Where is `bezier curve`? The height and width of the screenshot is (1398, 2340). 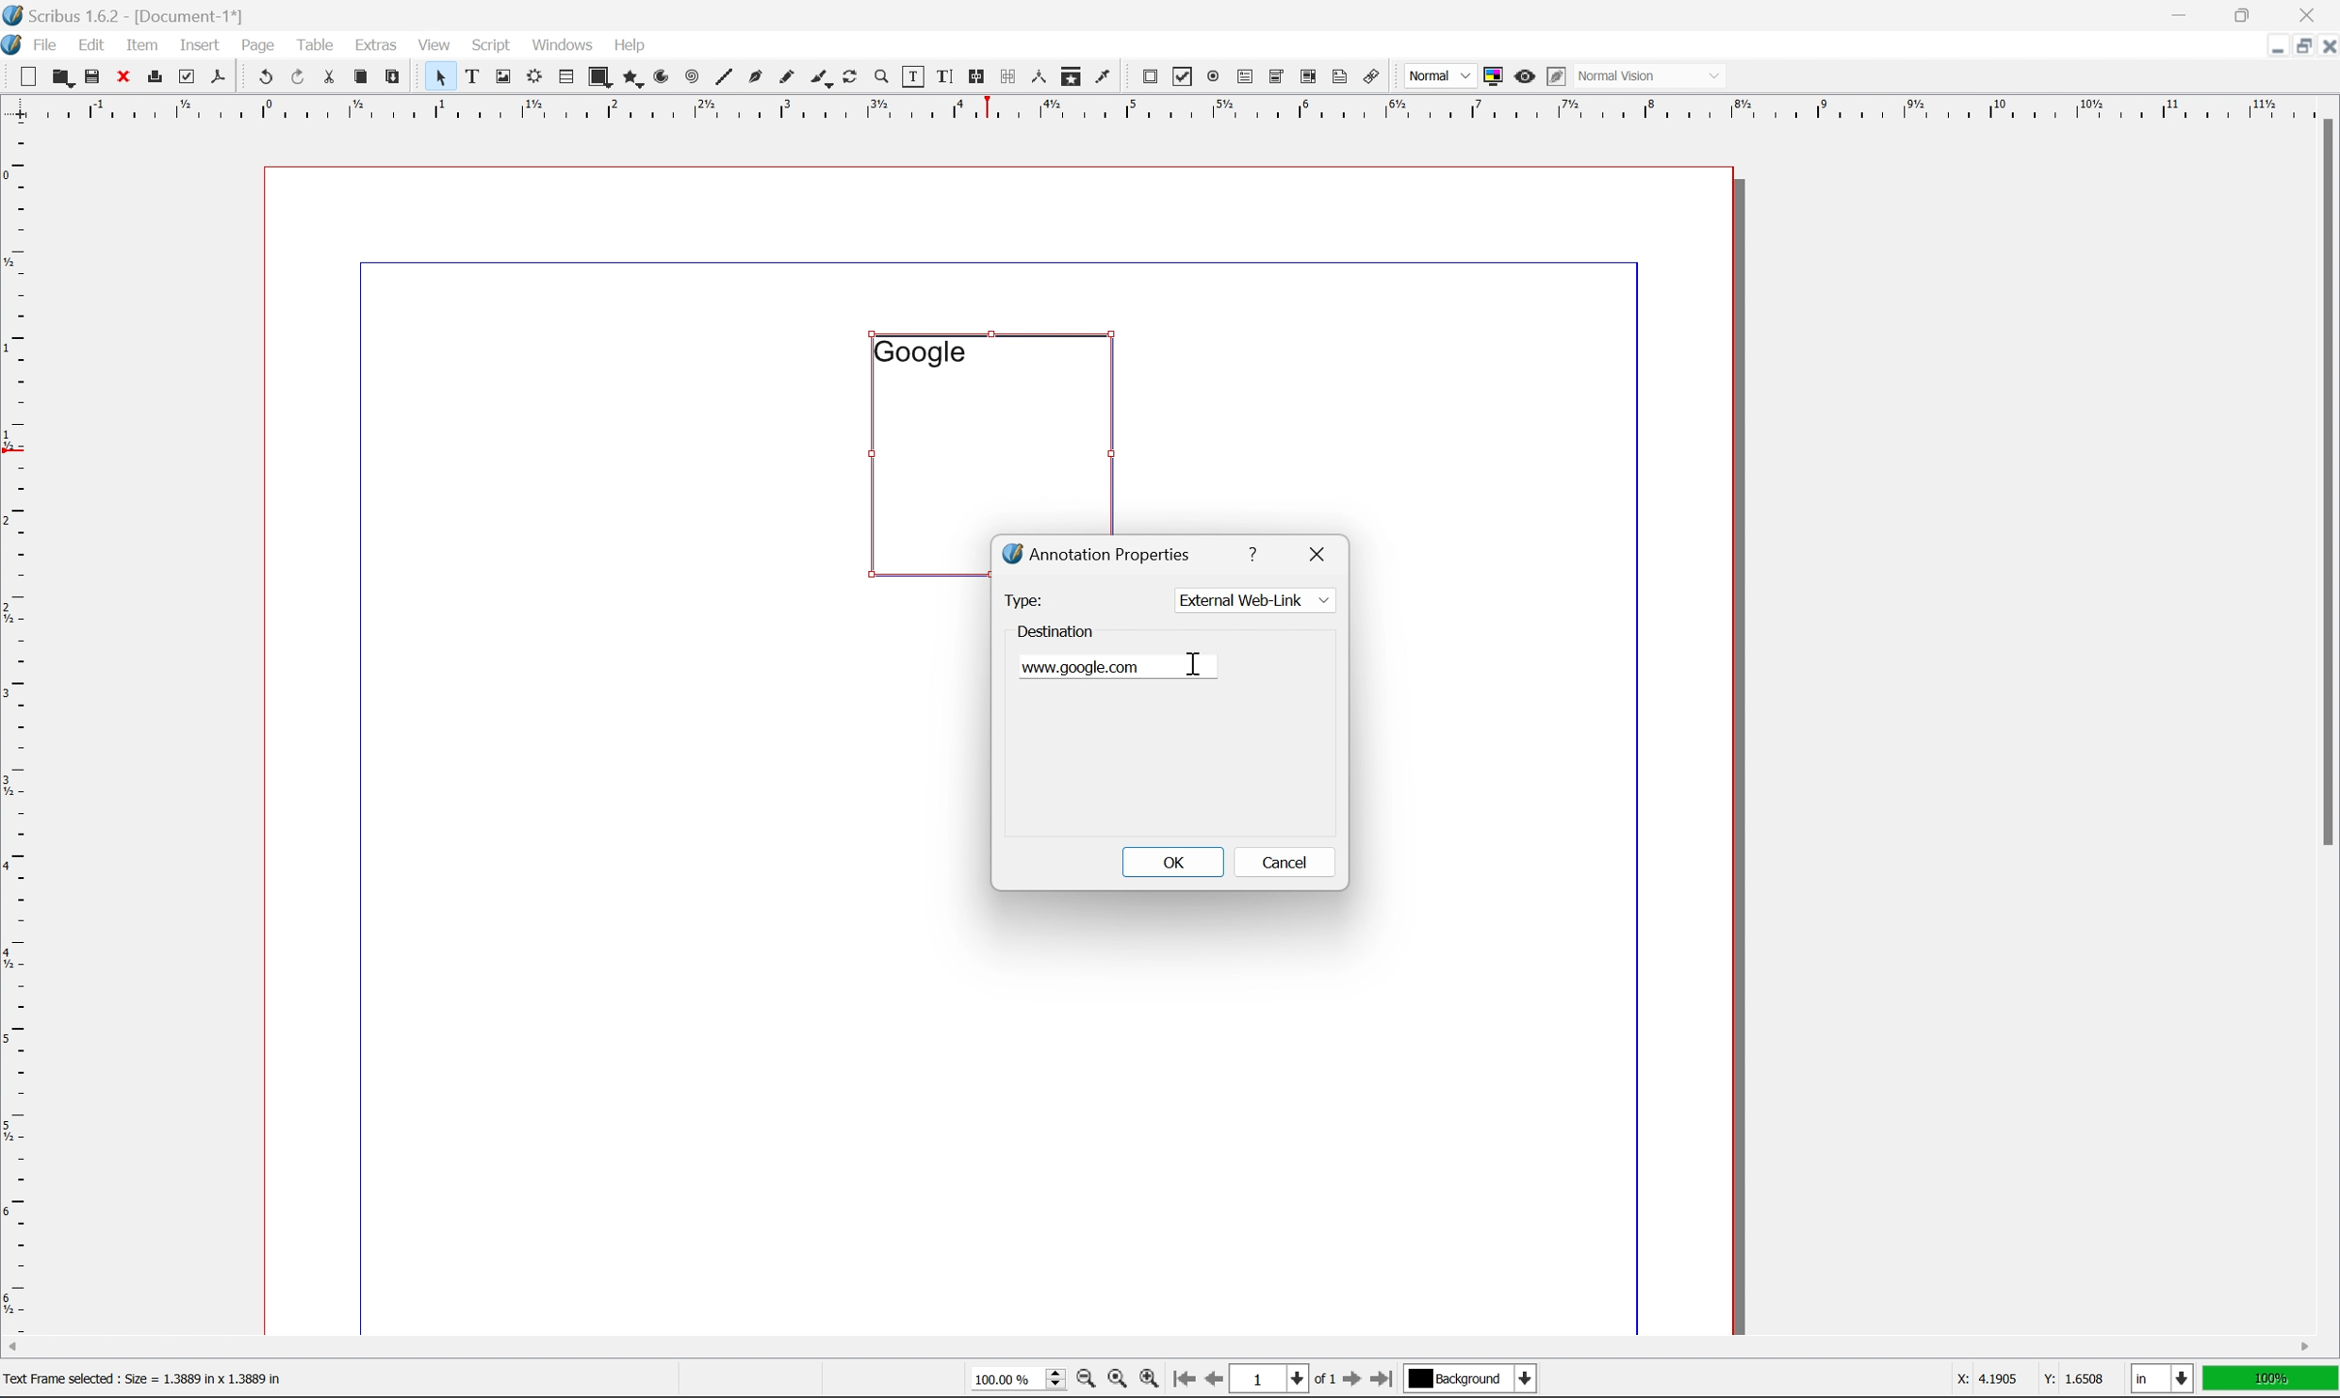
bezier curve is located at coordinates (756, 77).